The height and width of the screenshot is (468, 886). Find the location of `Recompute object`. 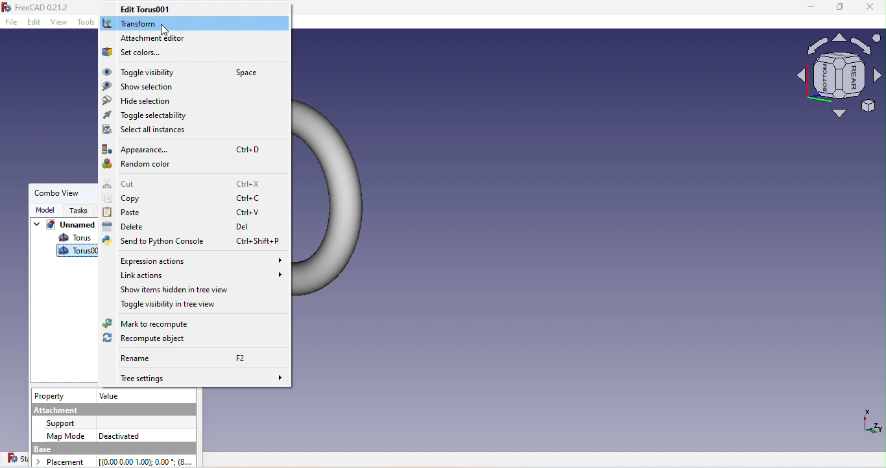

Recompute object is located at coordinates (155, 338).